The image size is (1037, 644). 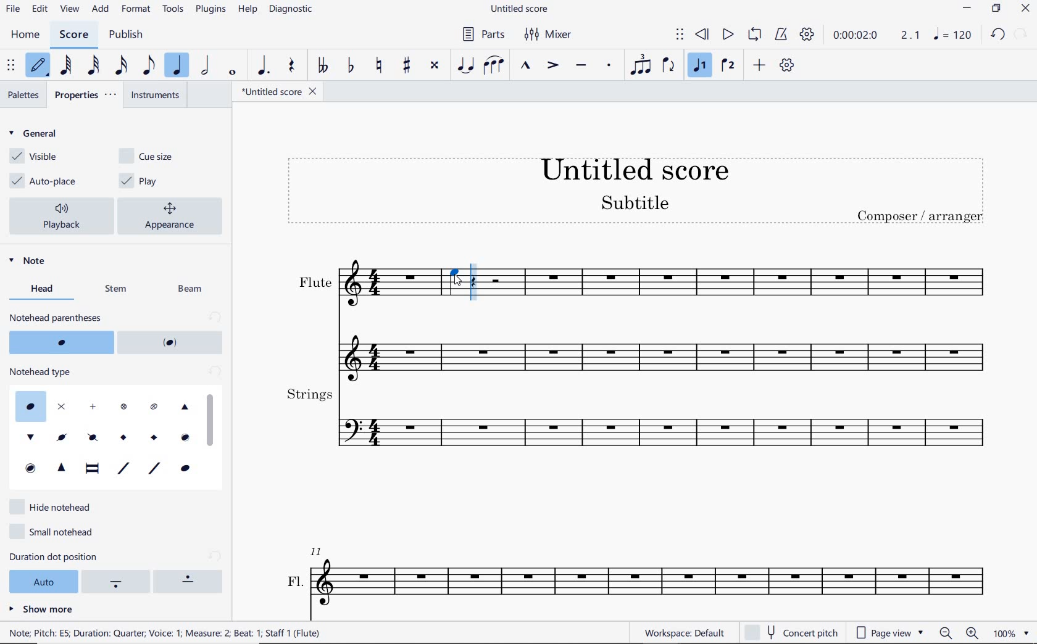 I want to click on MARCATO, so click(x=526, y=67).